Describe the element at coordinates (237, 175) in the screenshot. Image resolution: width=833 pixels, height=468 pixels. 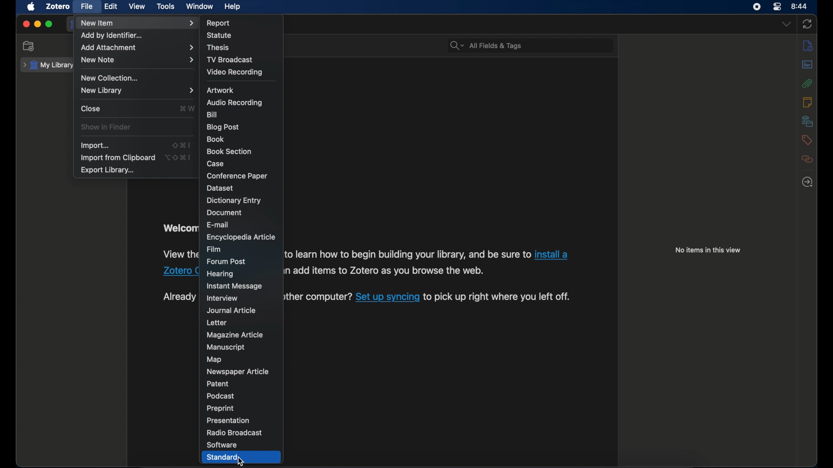
I see `conference paper` at that location.